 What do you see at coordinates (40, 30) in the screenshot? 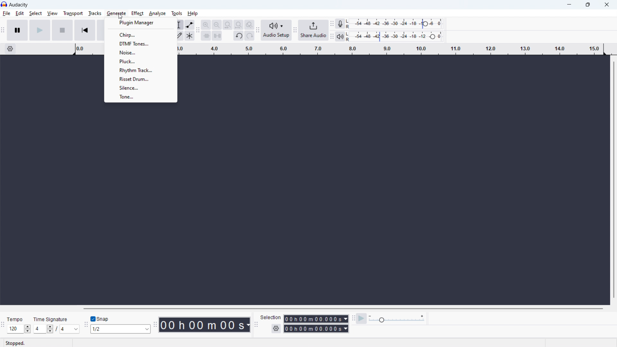
I see `play` at bounding box center [40, 30].